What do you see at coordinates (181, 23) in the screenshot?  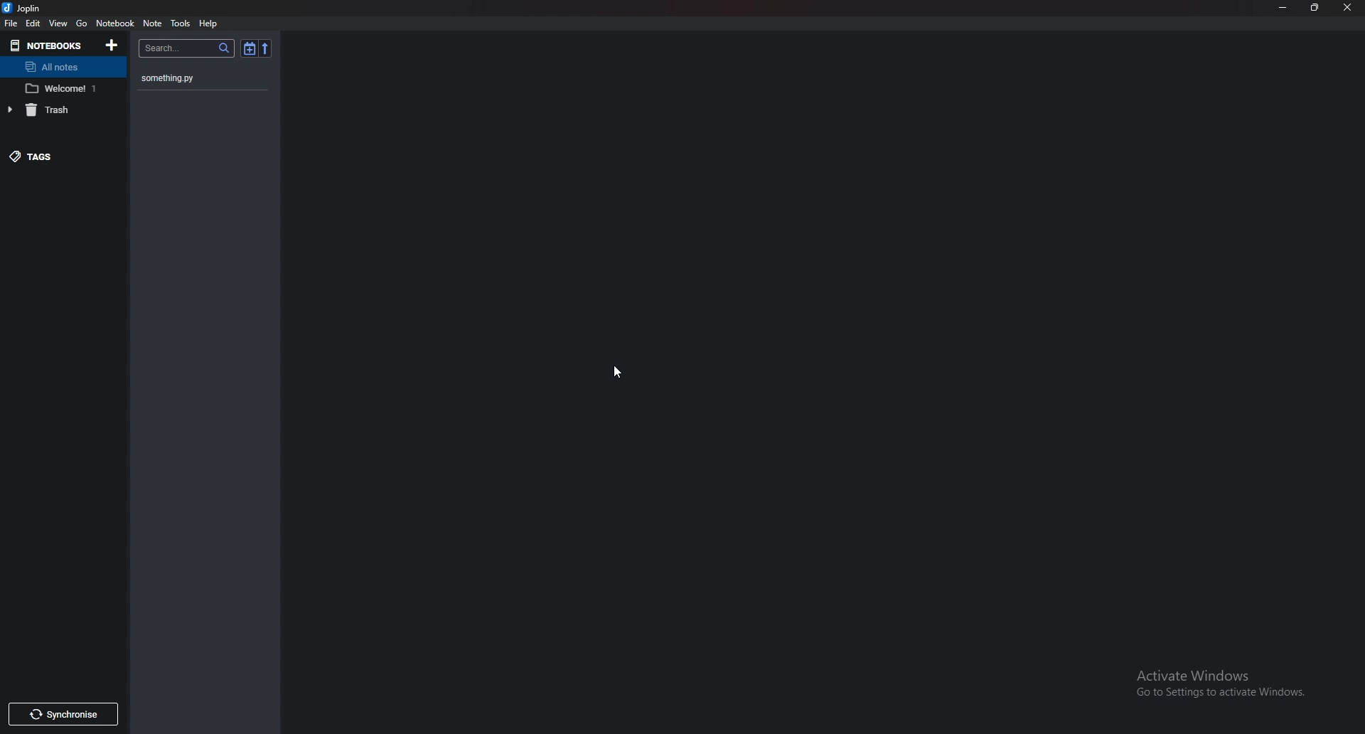 I see `Tools` at bounding box center [181, 23].